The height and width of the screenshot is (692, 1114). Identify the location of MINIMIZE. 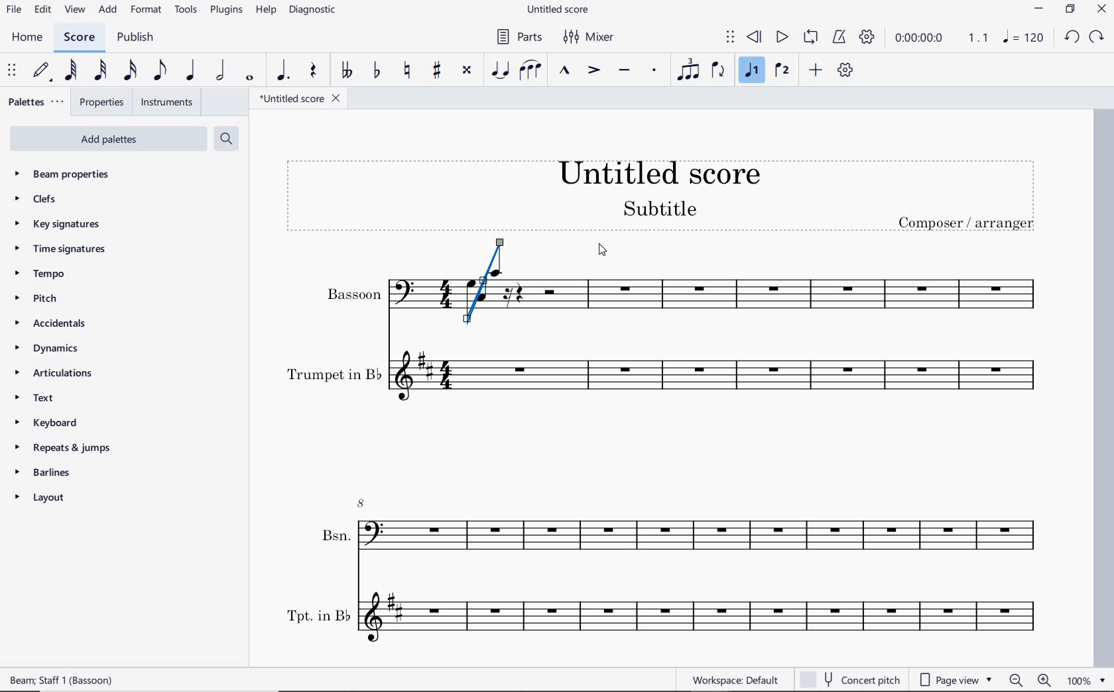
(1039, 9).